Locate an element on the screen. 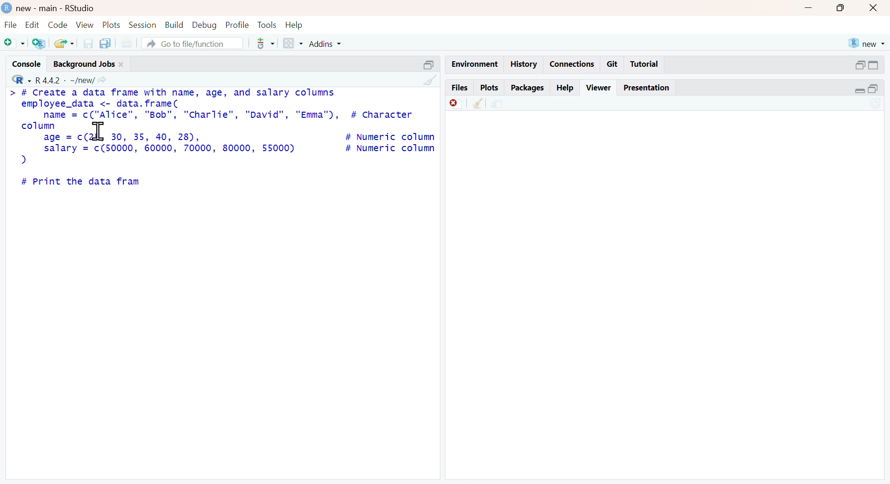 The image size is (890, 484). Connections is located at coordinates (573, 63).